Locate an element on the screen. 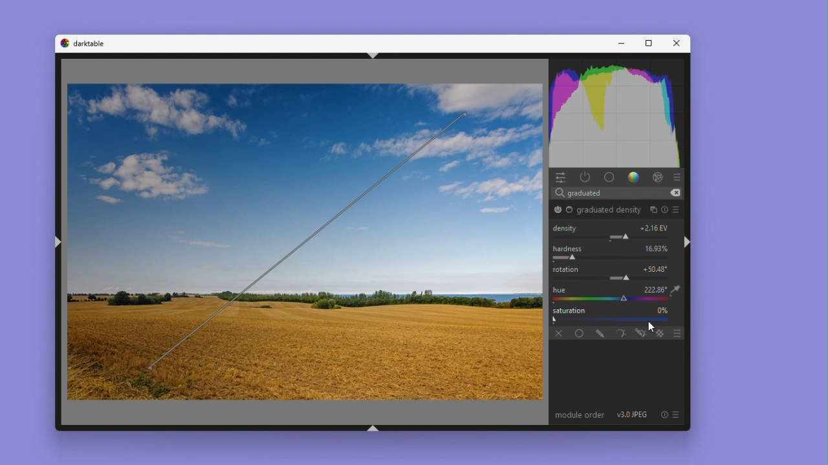  rotation is located at coordinates (567, 269).